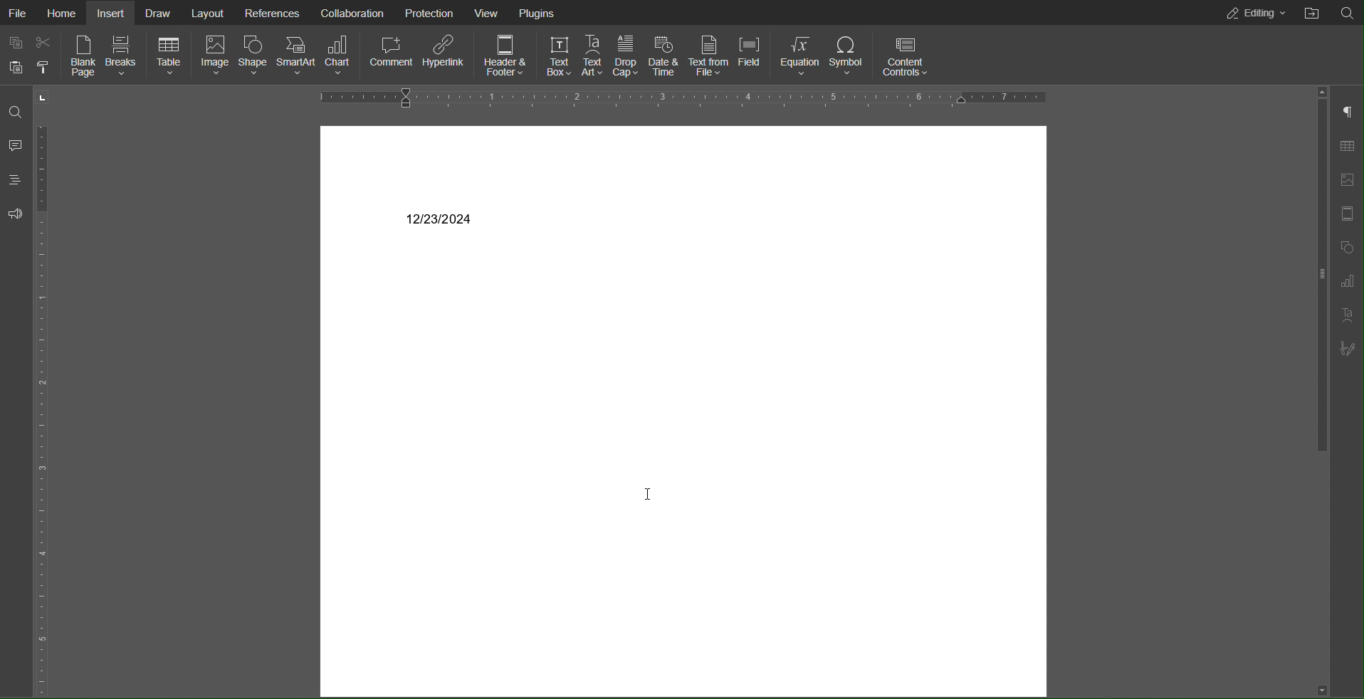 The height and width of the screenshot is (699, 1364). What do you see at coordinates (215, 58) in the screenshot?
I see `Image` at bounding box center [215, 58].